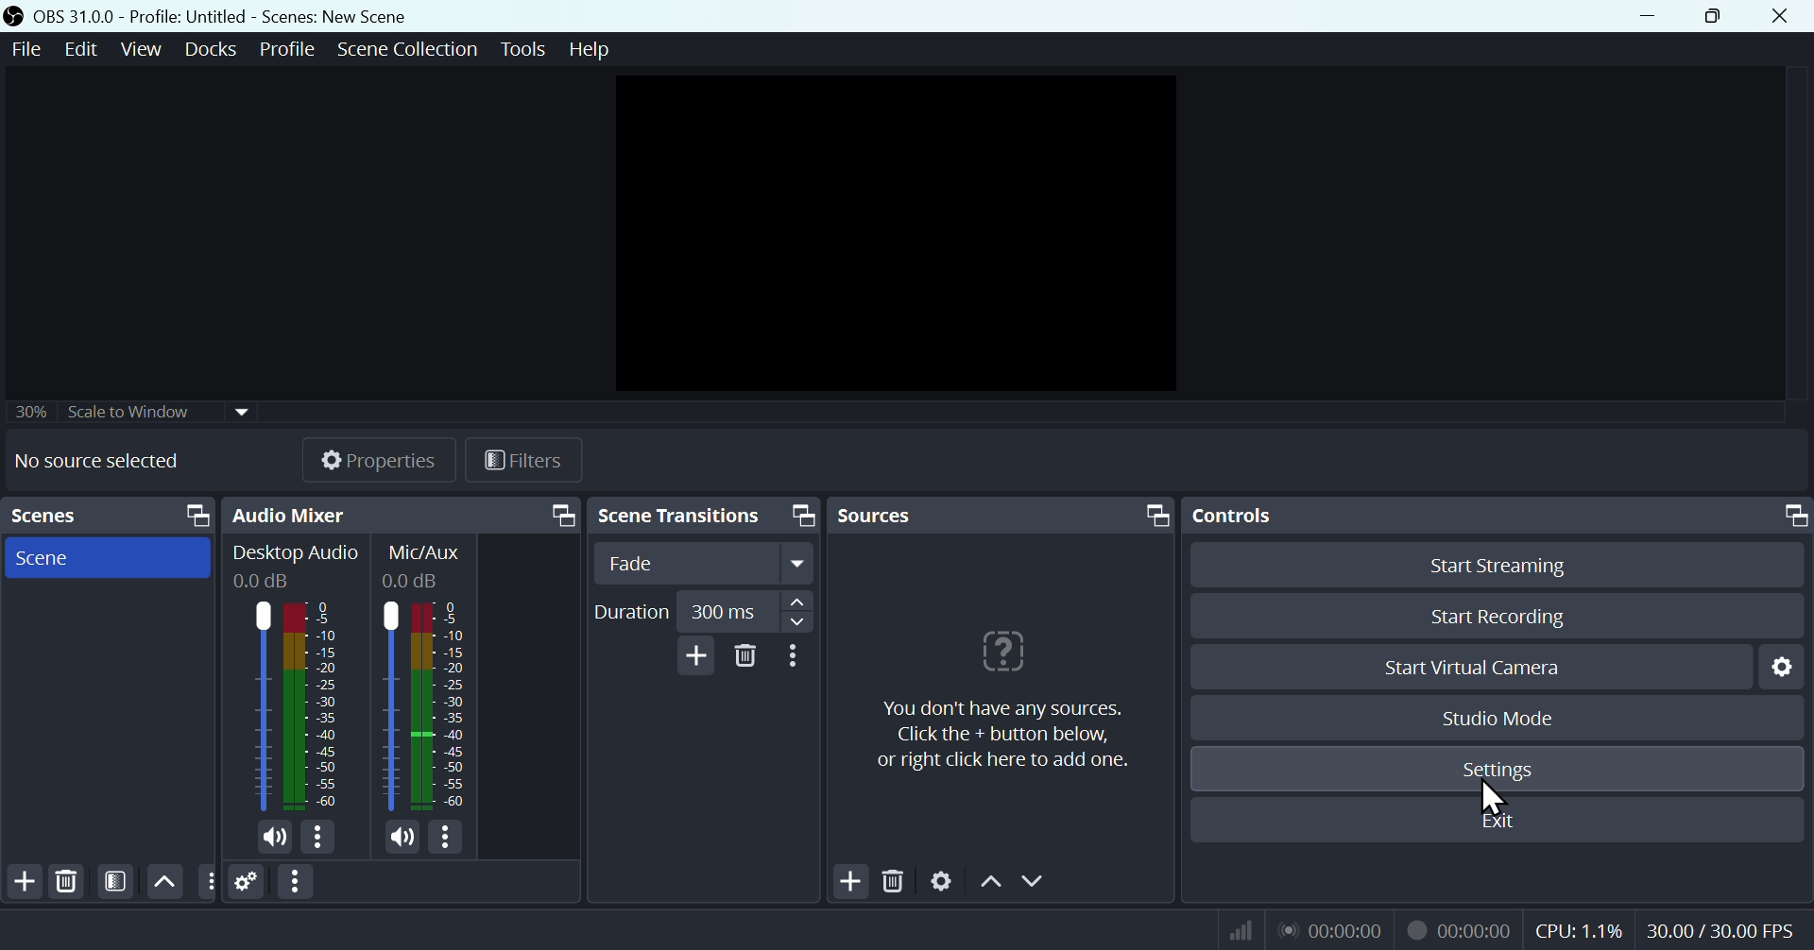 Image resolution: width=1814 pixels, height=950 pixels. Describe the element at coordinates (1002, 712) in the screenshot. I see `sources note` at that location.